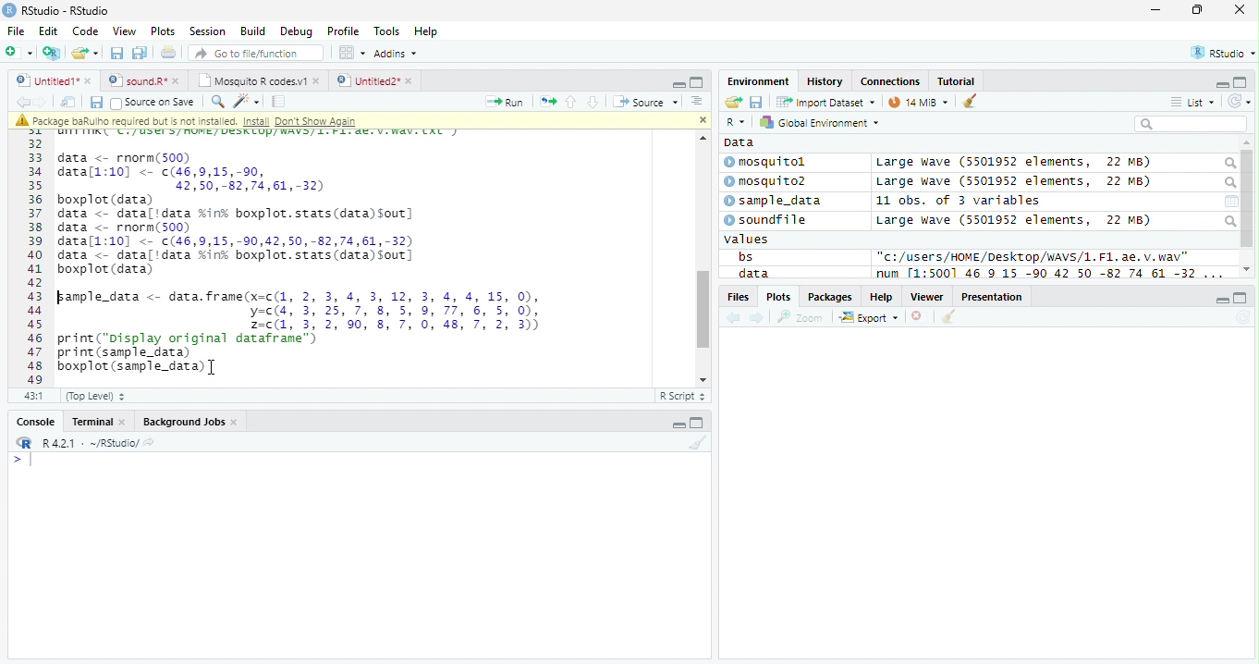  I want to click on Build, so click(253, 31).